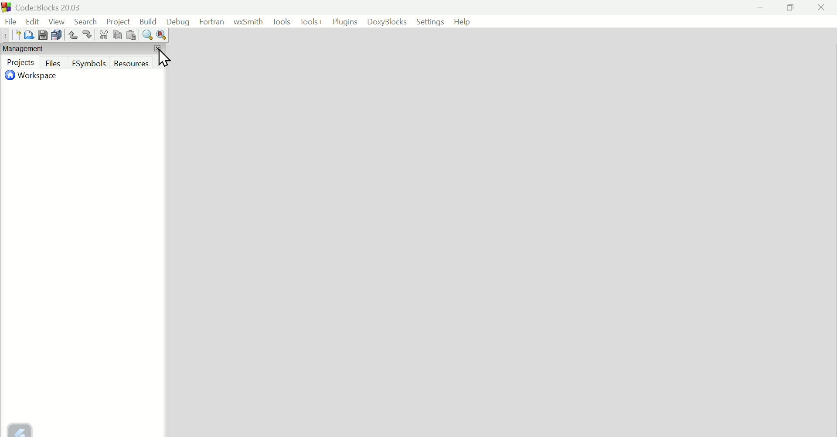 This screenshot has width=837, height=437. I want to click on Create new file, so click(16, 35).